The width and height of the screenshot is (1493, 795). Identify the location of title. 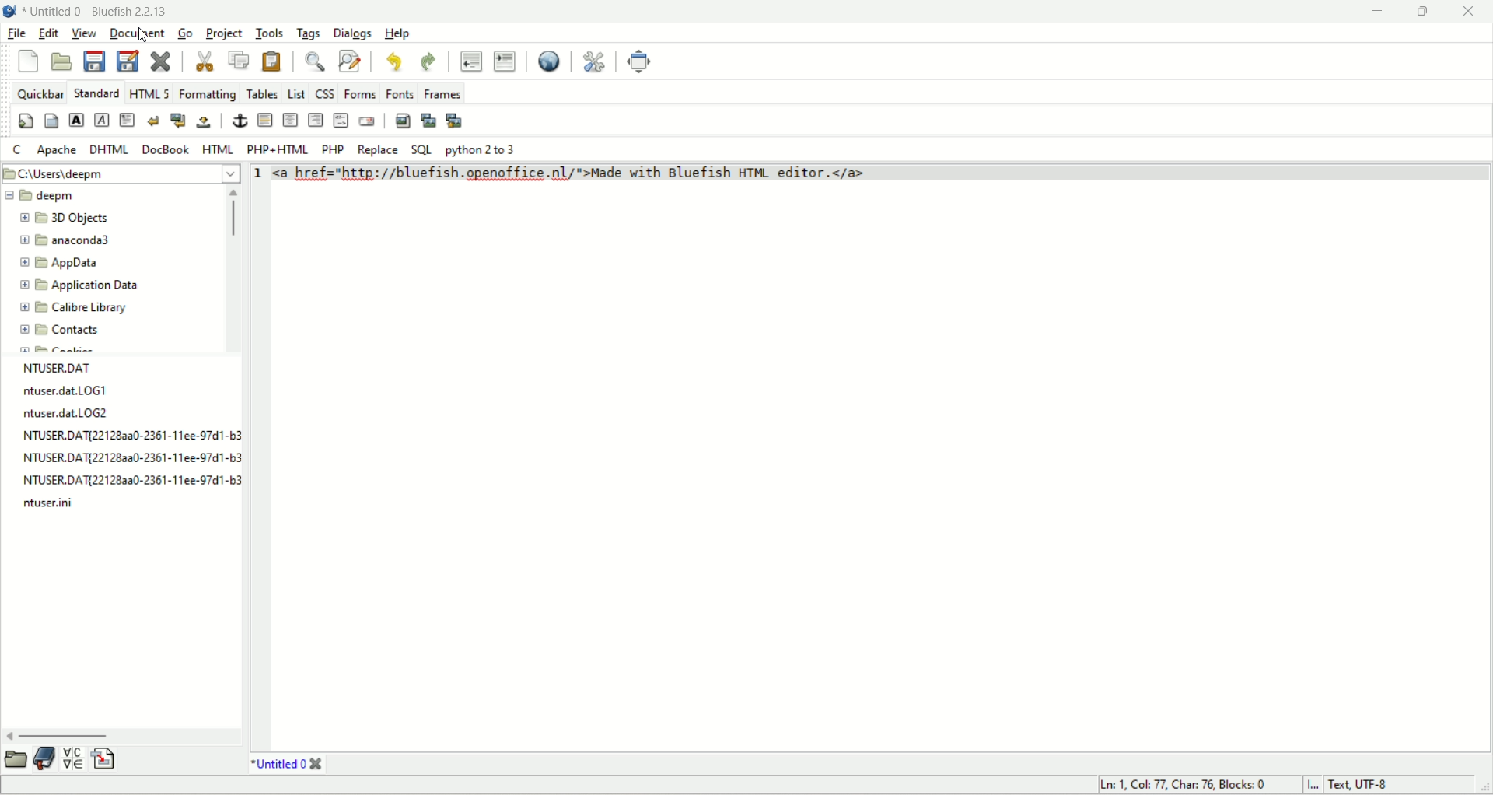
(285, 764).